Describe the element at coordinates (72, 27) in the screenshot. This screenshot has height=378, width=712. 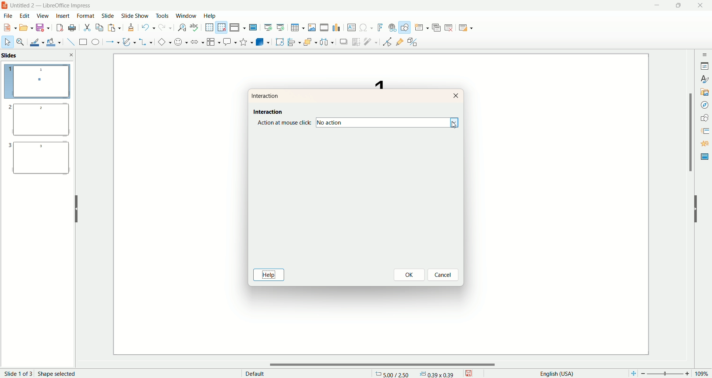
I see `print` at that location.